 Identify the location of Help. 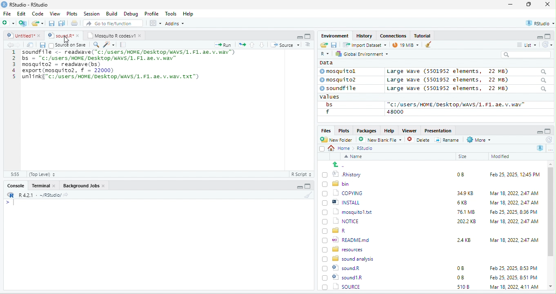
(189, 14).